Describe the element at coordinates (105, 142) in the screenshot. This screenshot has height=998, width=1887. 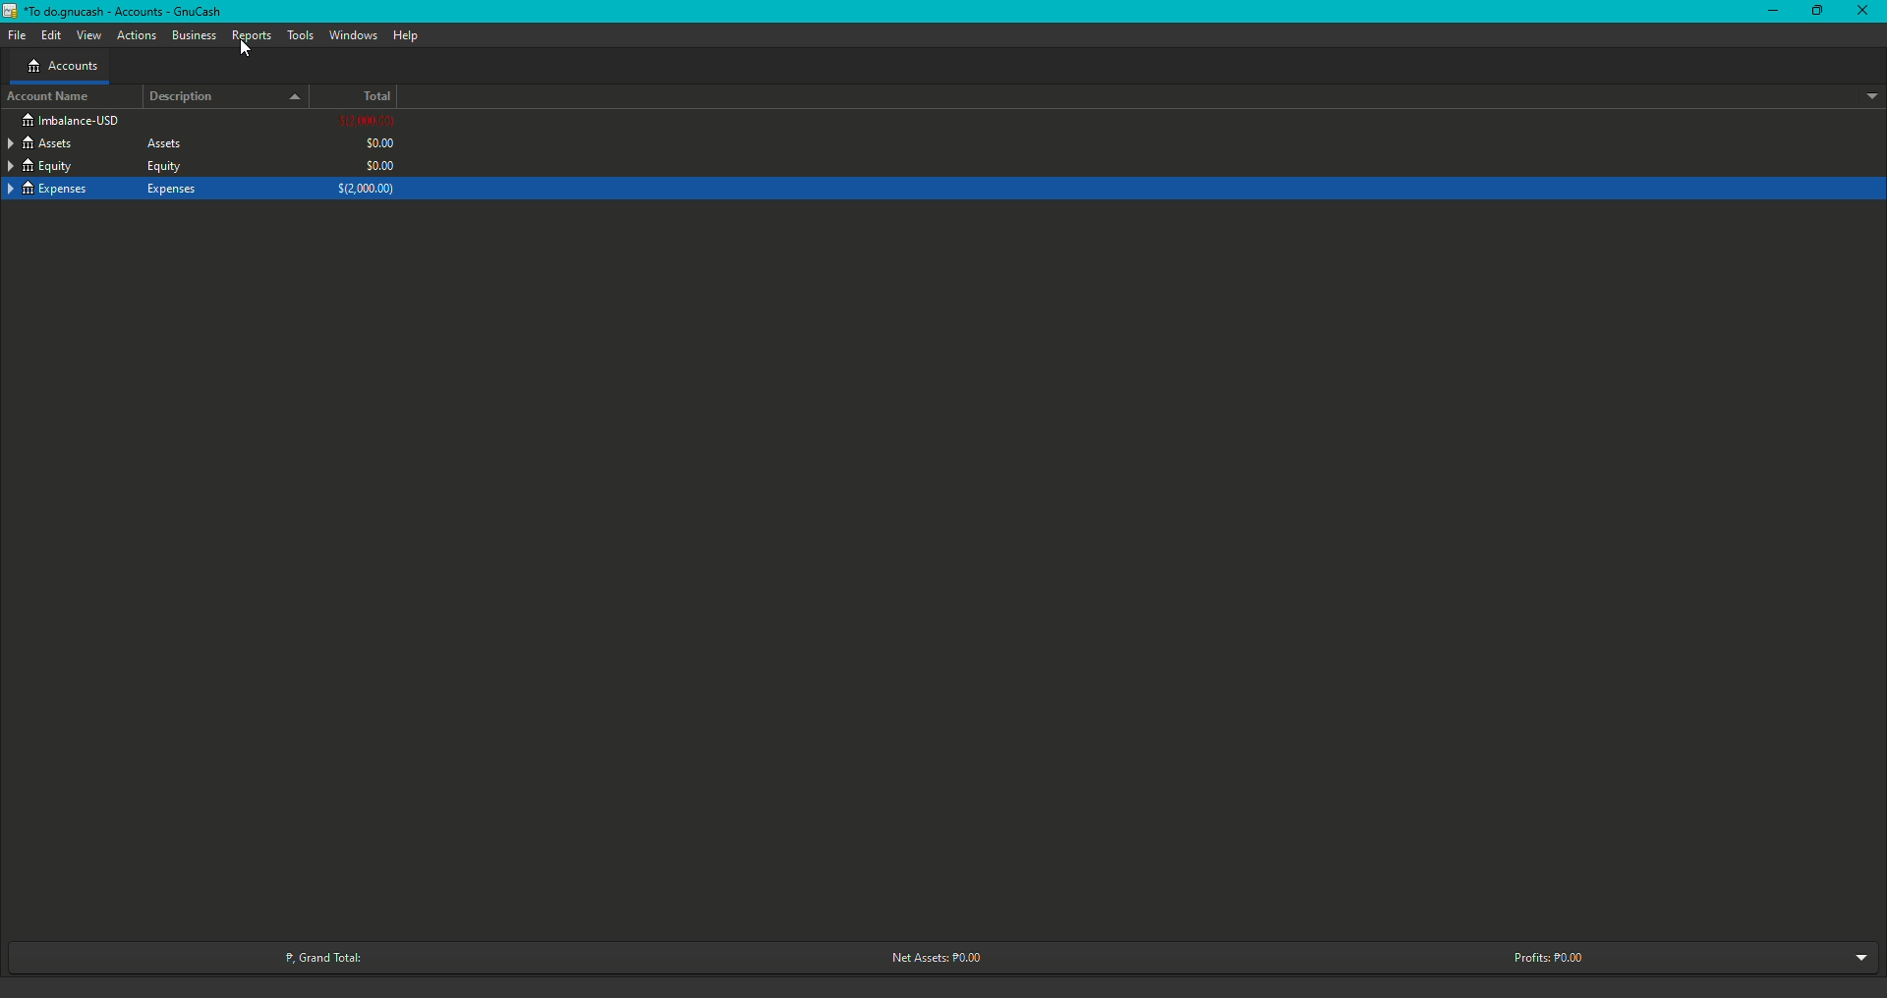
I see `Assets` at that location.